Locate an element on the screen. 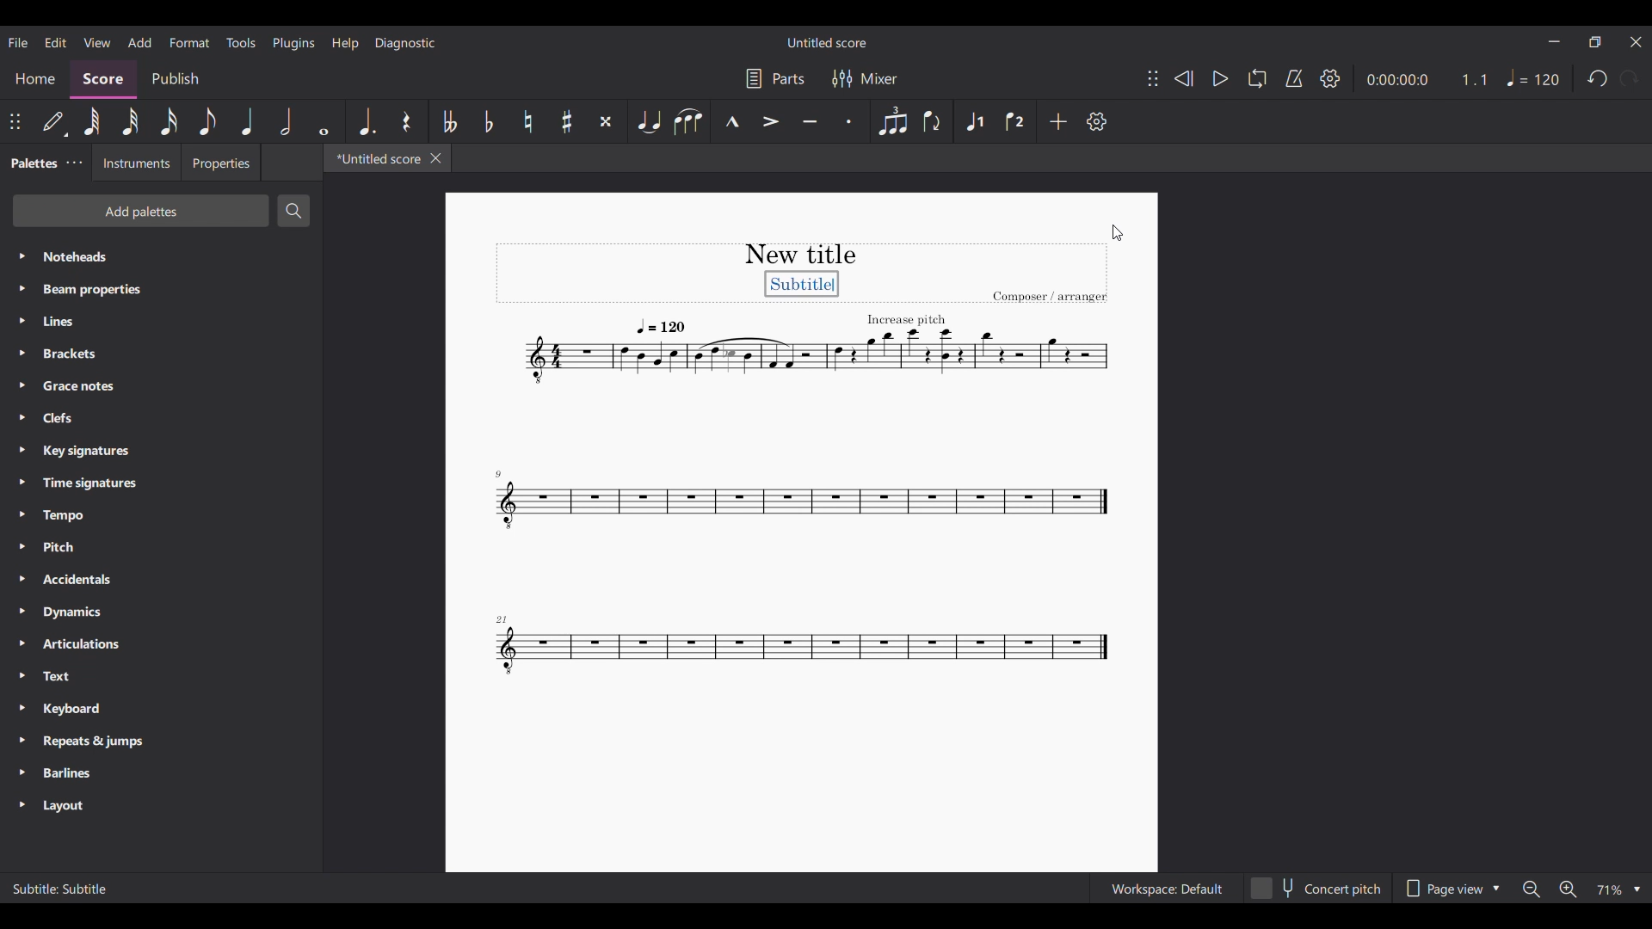 The image size is (1652, 929). Workspace: Default is located at coordinates (1166, 888).